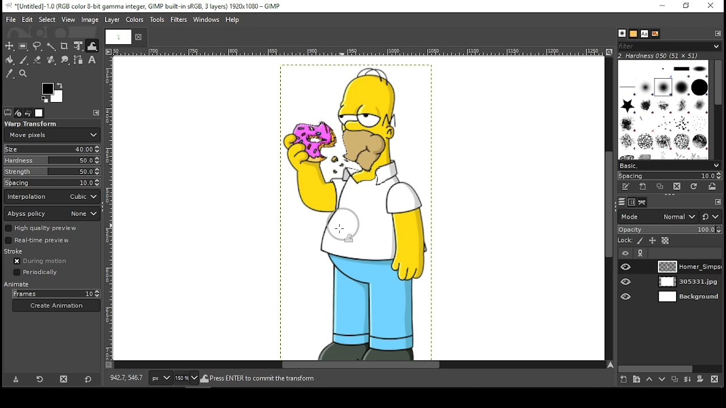 Image resolution: width=726 pixels, height=408 pixels. I want to click on opacity, so click(669, 229).